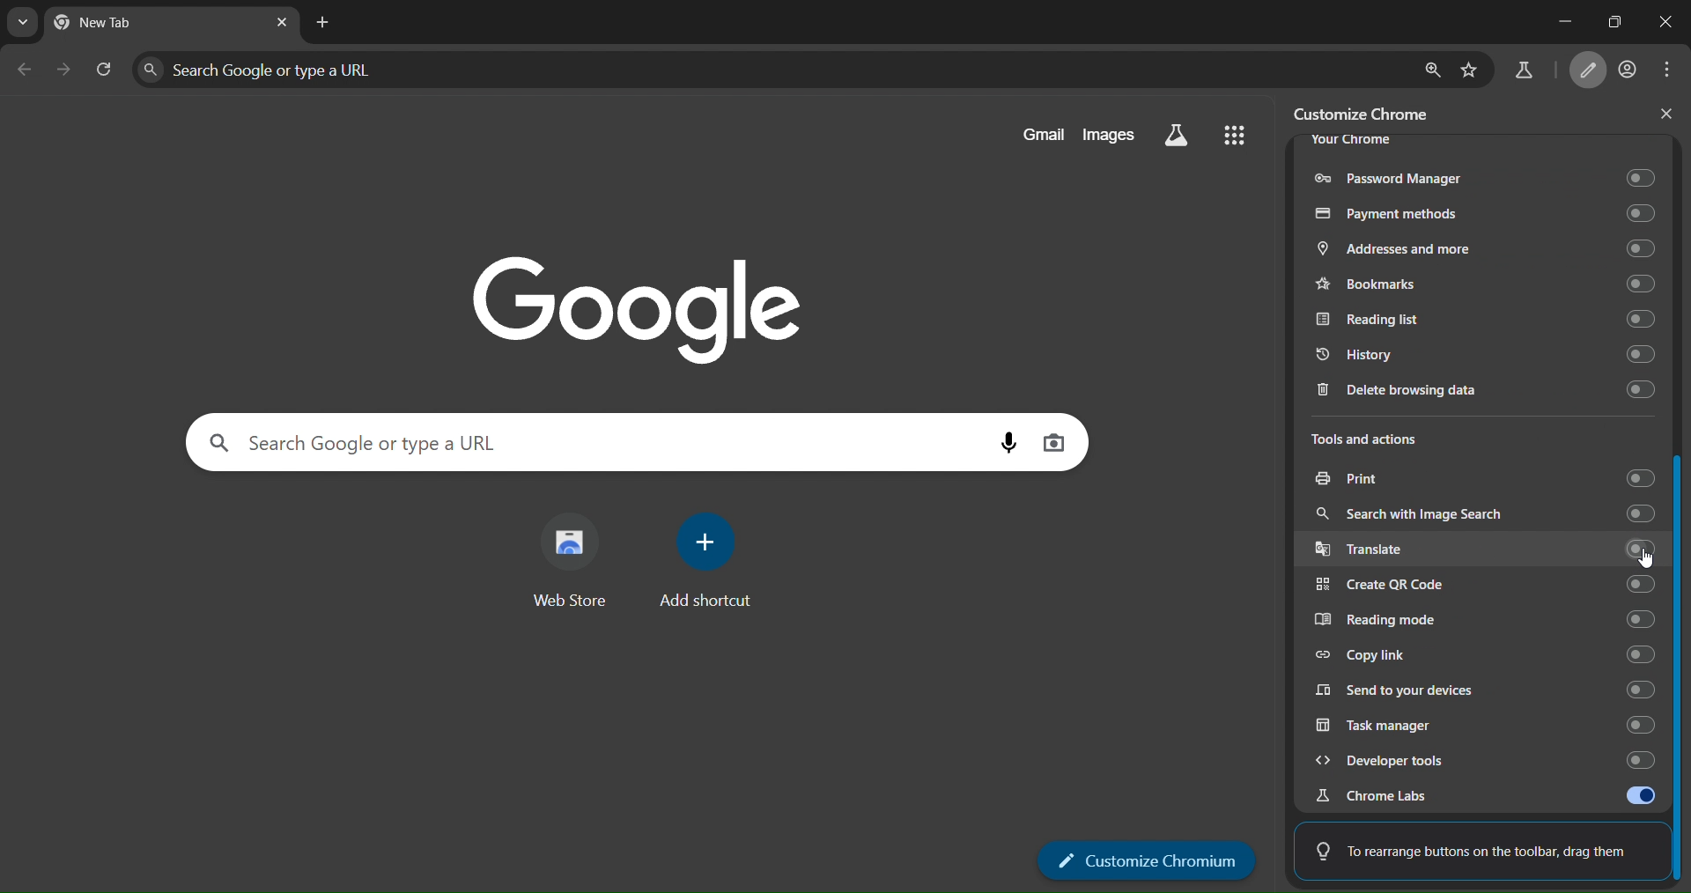 This screenshot has width=1691, height=893. I want to click on reading mode, so click(1481, 616).